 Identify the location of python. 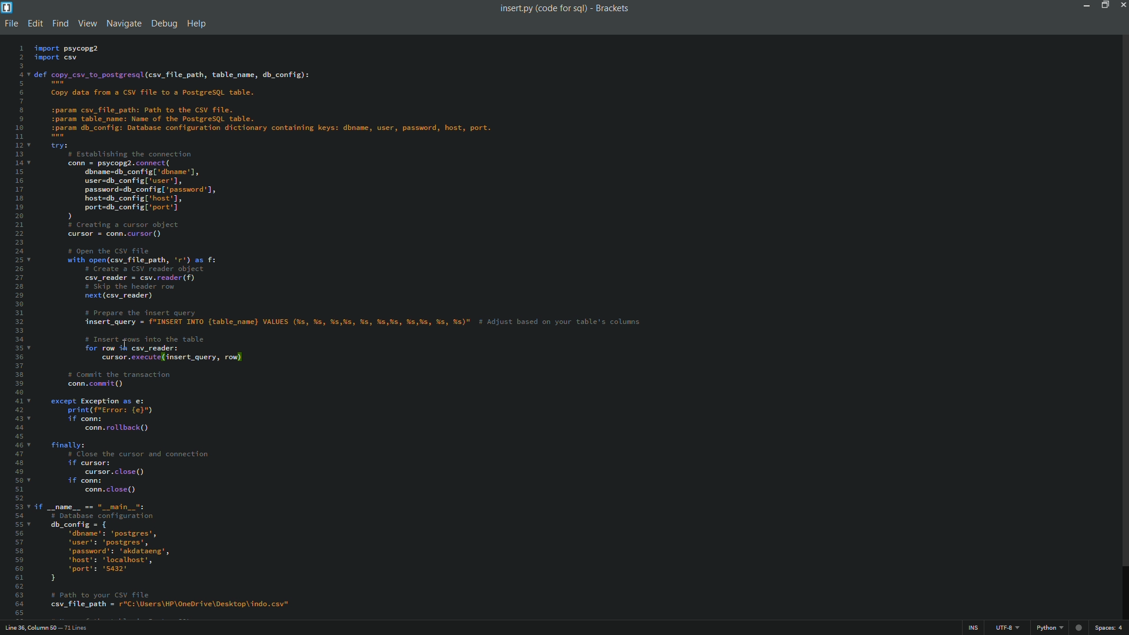
(1049, 628).